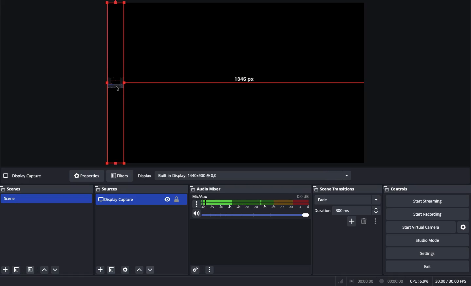 The image size is (471, 286). I want to click on Filters, so click(120, 176).